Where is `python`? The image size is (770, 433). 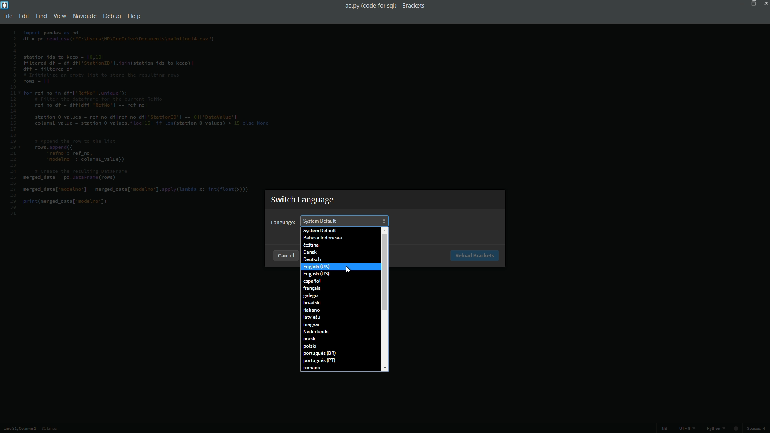
python is located at coordinates (724, 429).